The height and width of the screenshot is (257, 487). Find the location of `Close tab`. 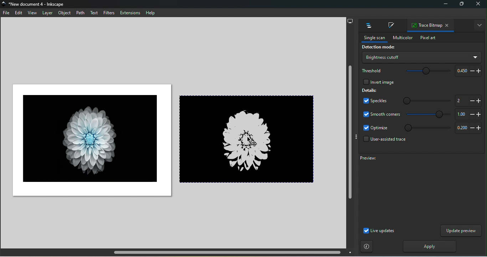

Close tab is located at coordinates (447, 26).